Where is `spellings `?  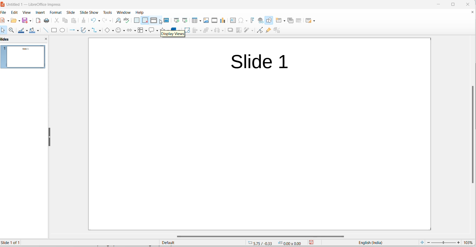
spellings  is located at coordinates (128, 21).